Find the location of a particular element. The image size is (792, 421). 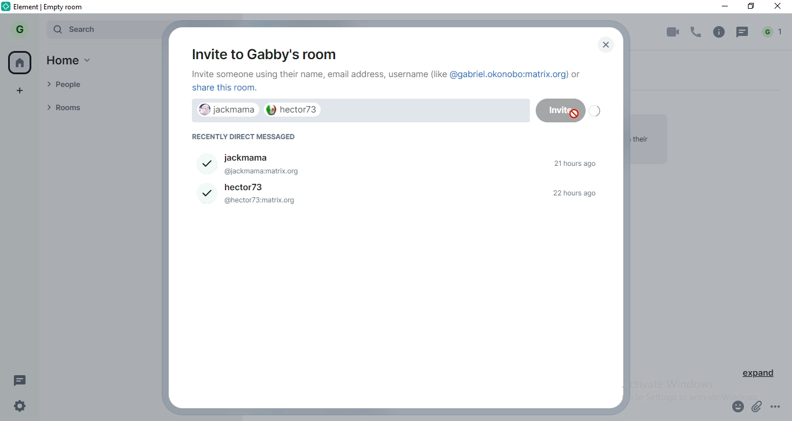

cursor is located at coordinates (575, 114).